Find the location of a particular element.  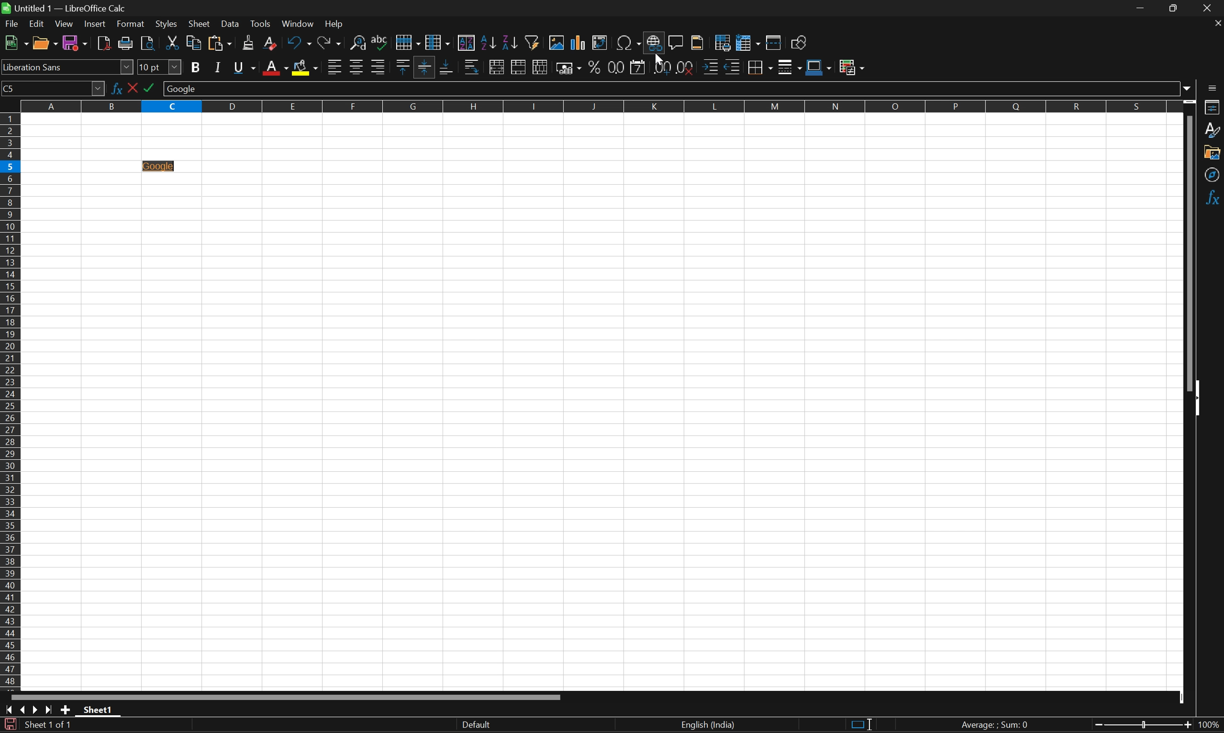

Close is located at coordinates (1210, 8).